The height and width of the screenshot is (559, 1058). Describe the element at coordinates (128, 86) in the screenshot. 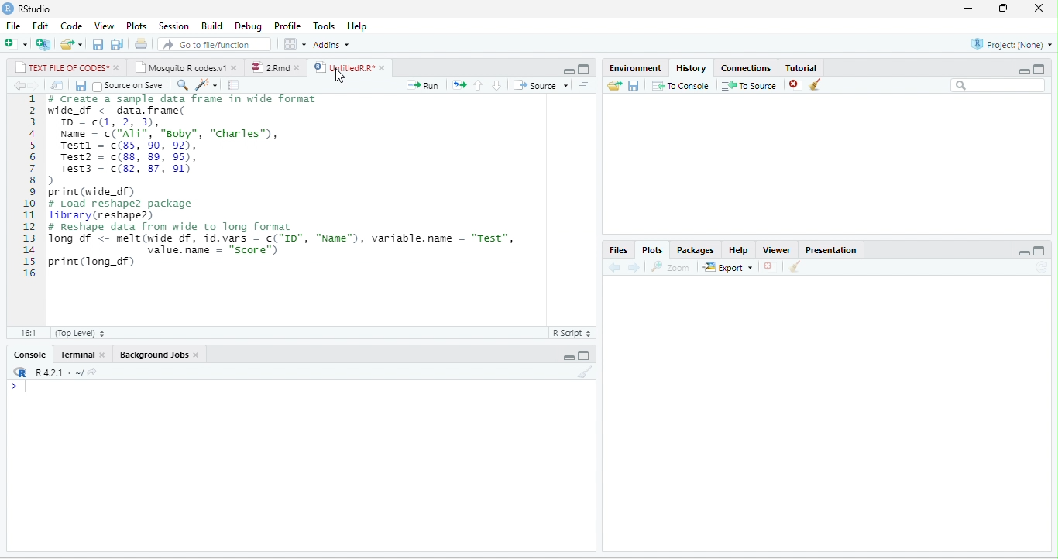

I see `Source on Save` at that location.